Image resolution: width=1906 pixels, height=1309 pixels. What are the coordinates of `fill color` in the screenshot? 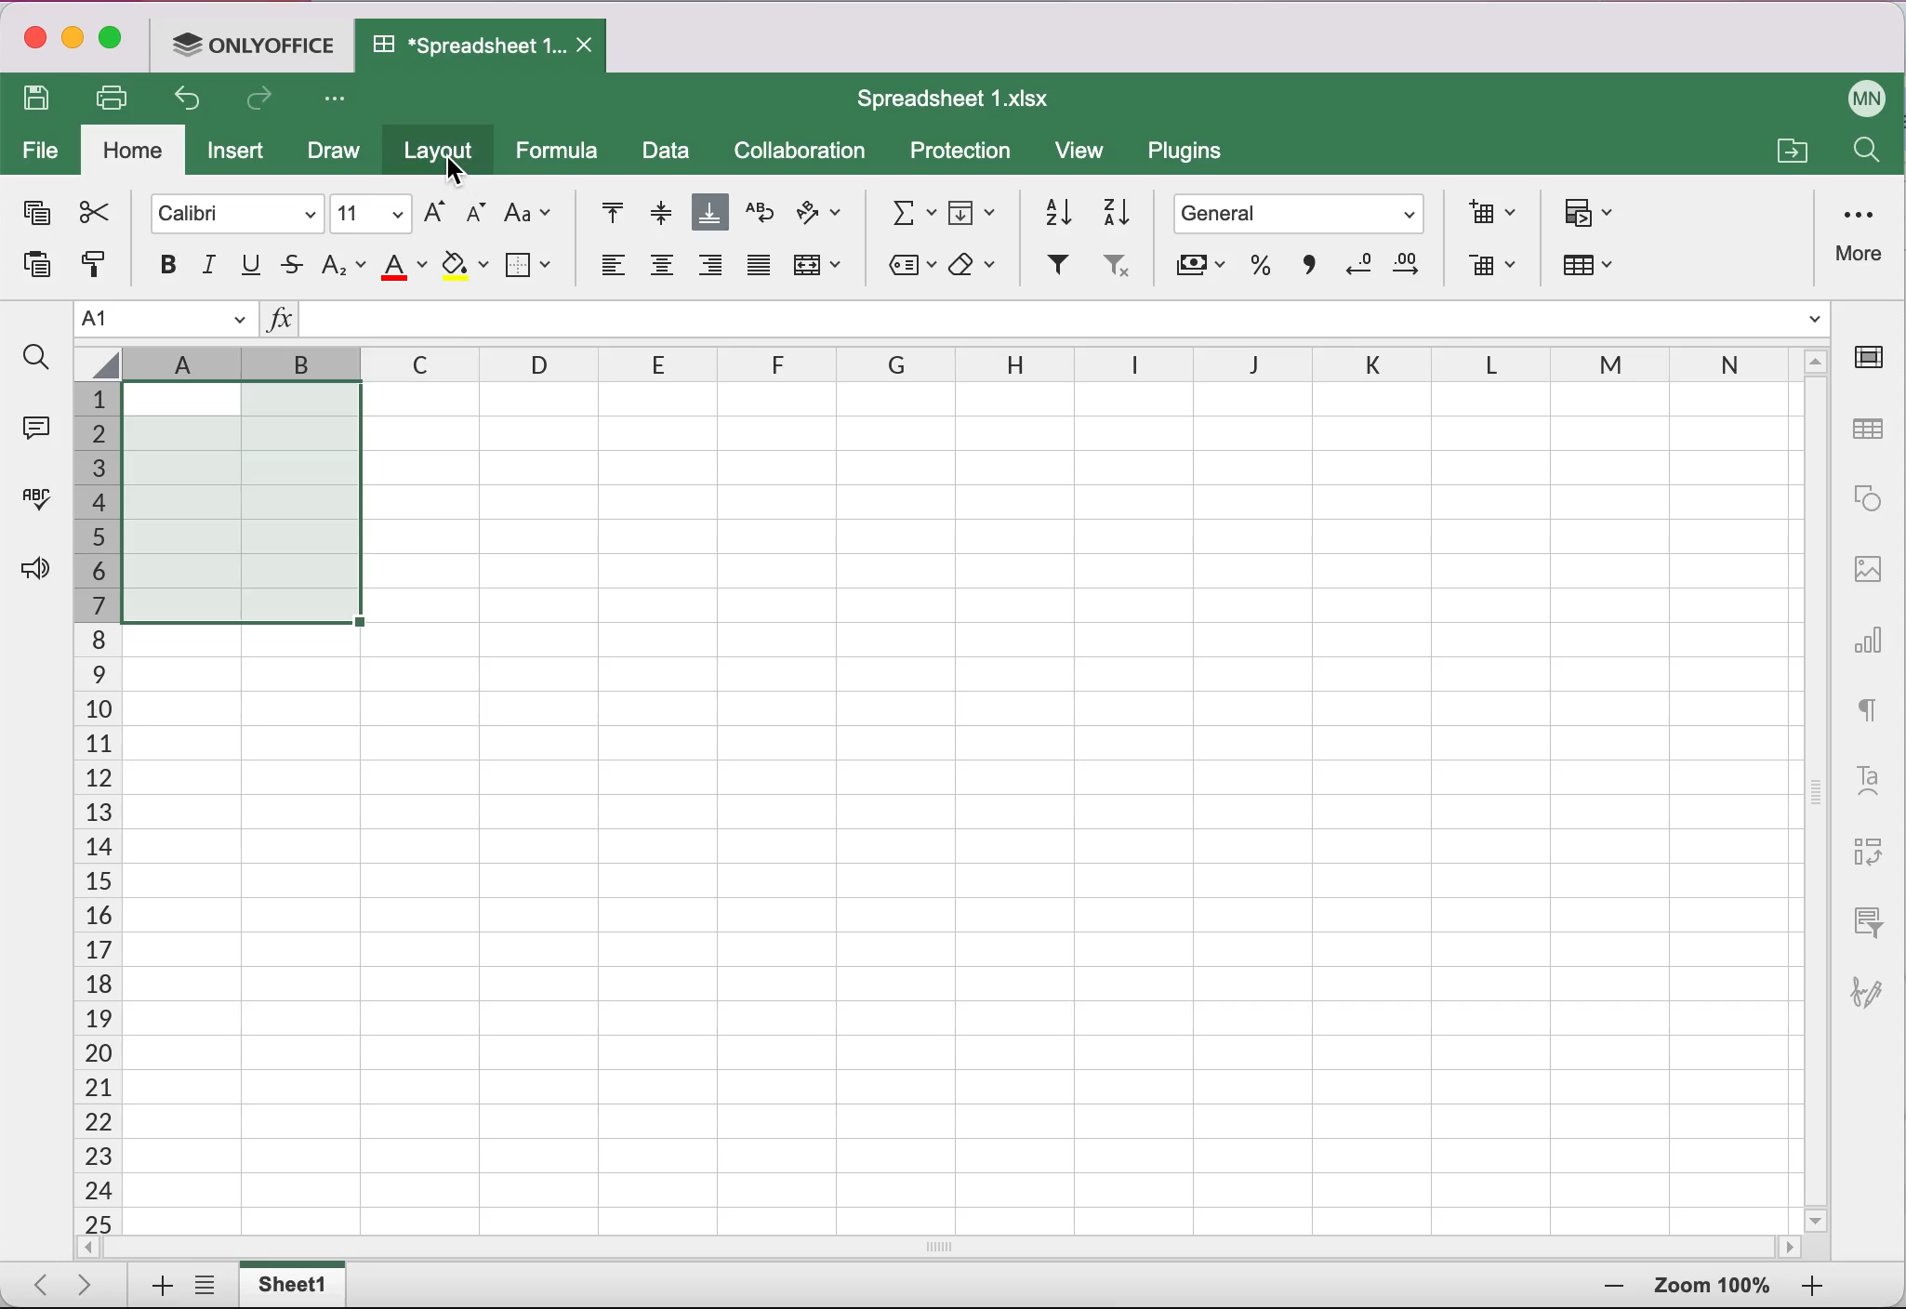 It's located at (465, 267).